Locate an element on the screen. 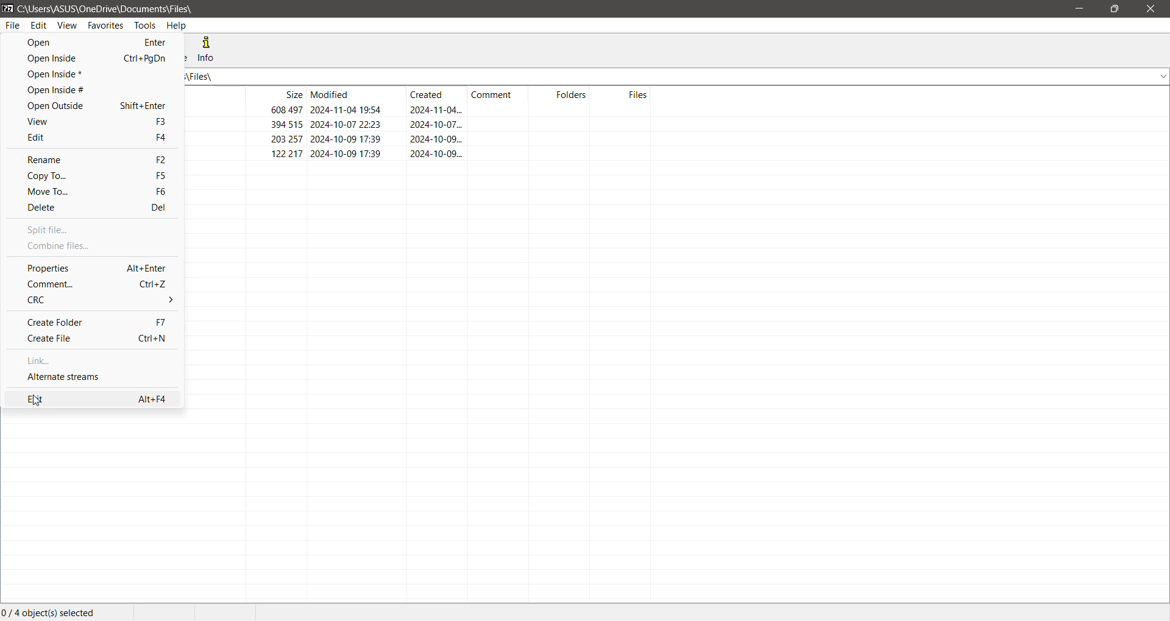 The height and width of the screenshot is (621, 1170). Open Inside is located at coordinates (95, 58).